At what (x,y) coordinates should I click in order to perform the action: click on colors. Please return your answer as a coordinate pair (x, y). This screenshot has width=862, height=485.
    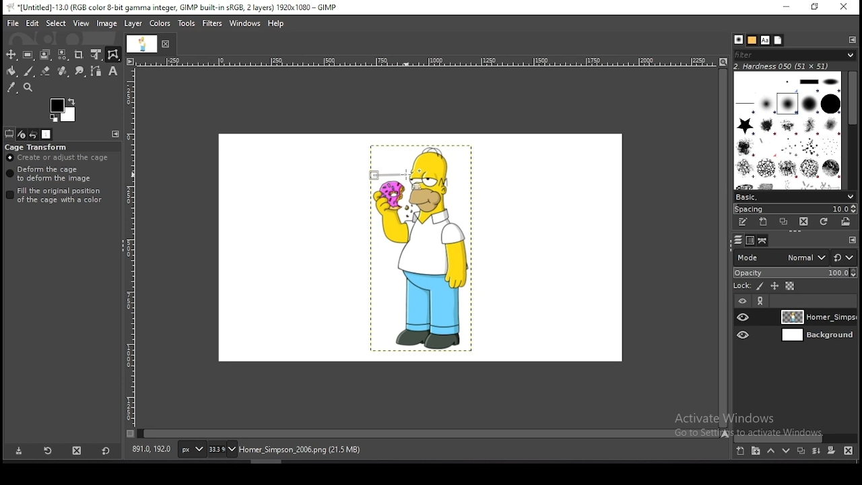
    Looking at the image, I should click on (63, 110).